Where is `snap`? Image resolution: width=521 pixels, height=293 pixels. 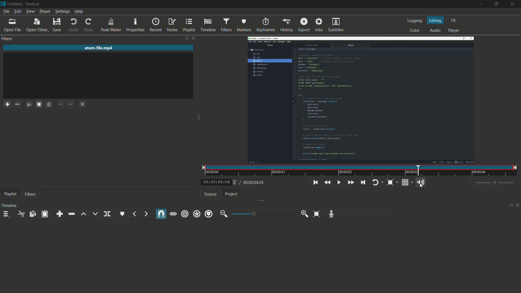 snap is located at coordinates (161, 214).